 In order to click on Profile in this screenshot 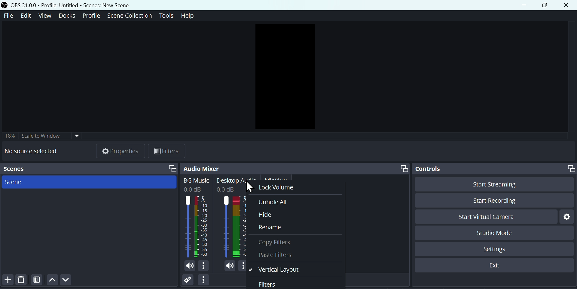, I will do `click(92, 16)`.